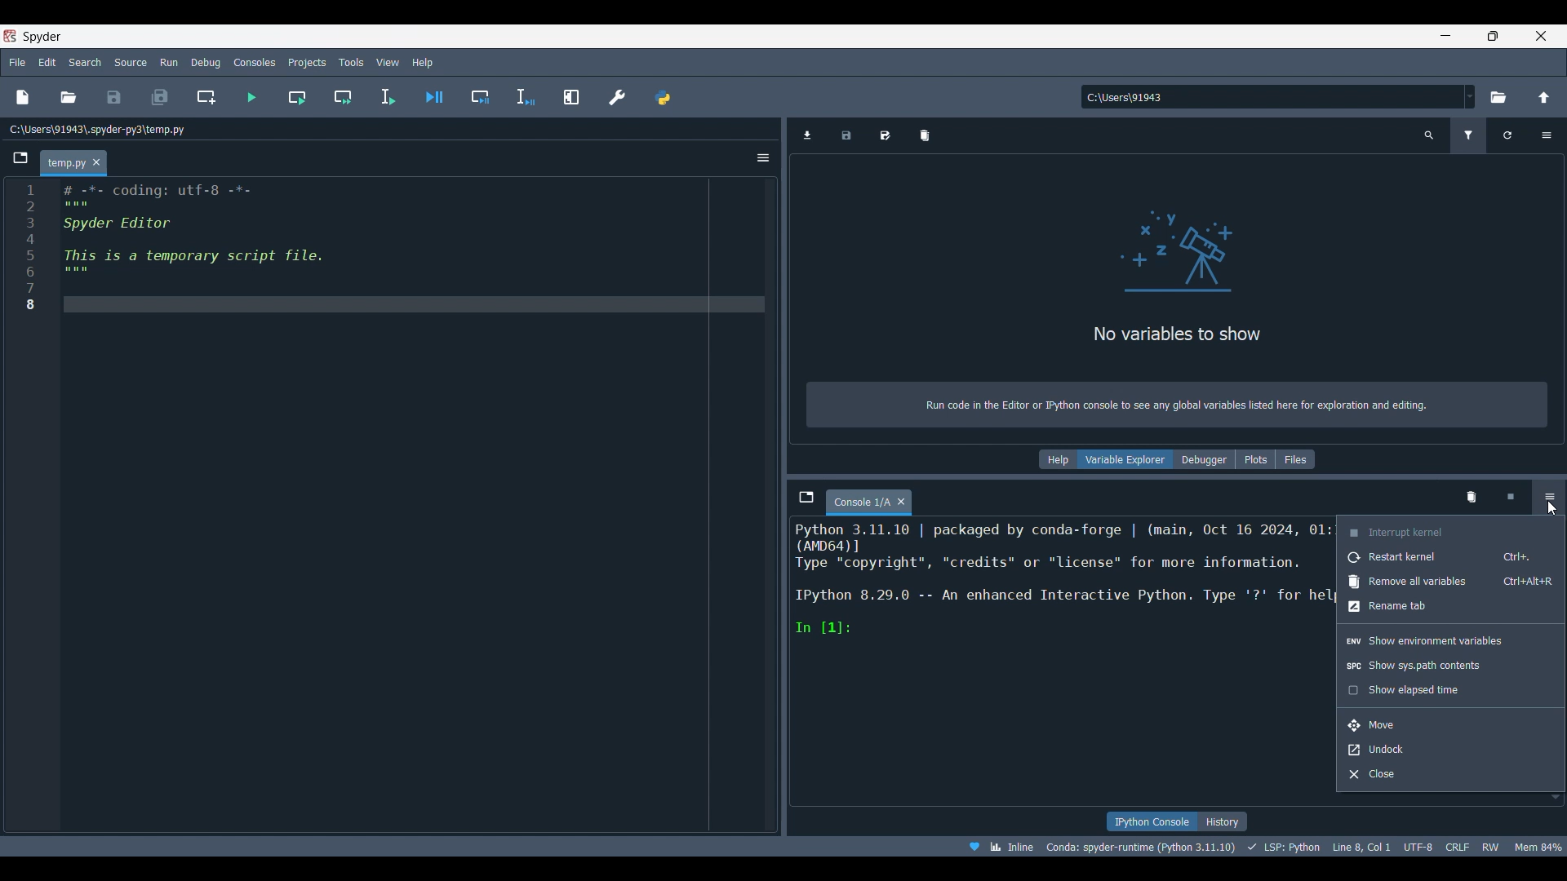 This screenshot has height=881, width=1567. What do you see at coordinates (1125, 459) in the screenshot?
I see `Variable explorer` at bounding box center [1125, 459].